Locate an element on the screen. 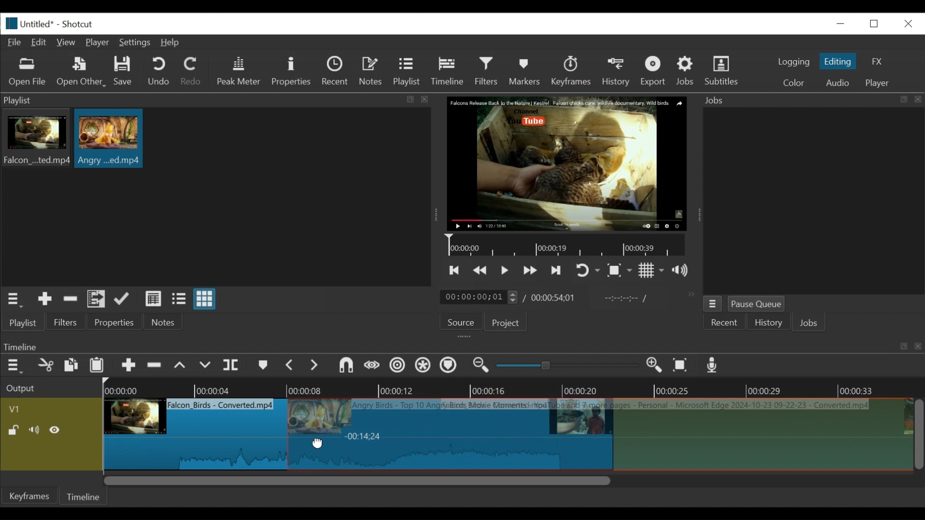 The image size is (925, 520). split at playhead is located at coordinates (232, 366).